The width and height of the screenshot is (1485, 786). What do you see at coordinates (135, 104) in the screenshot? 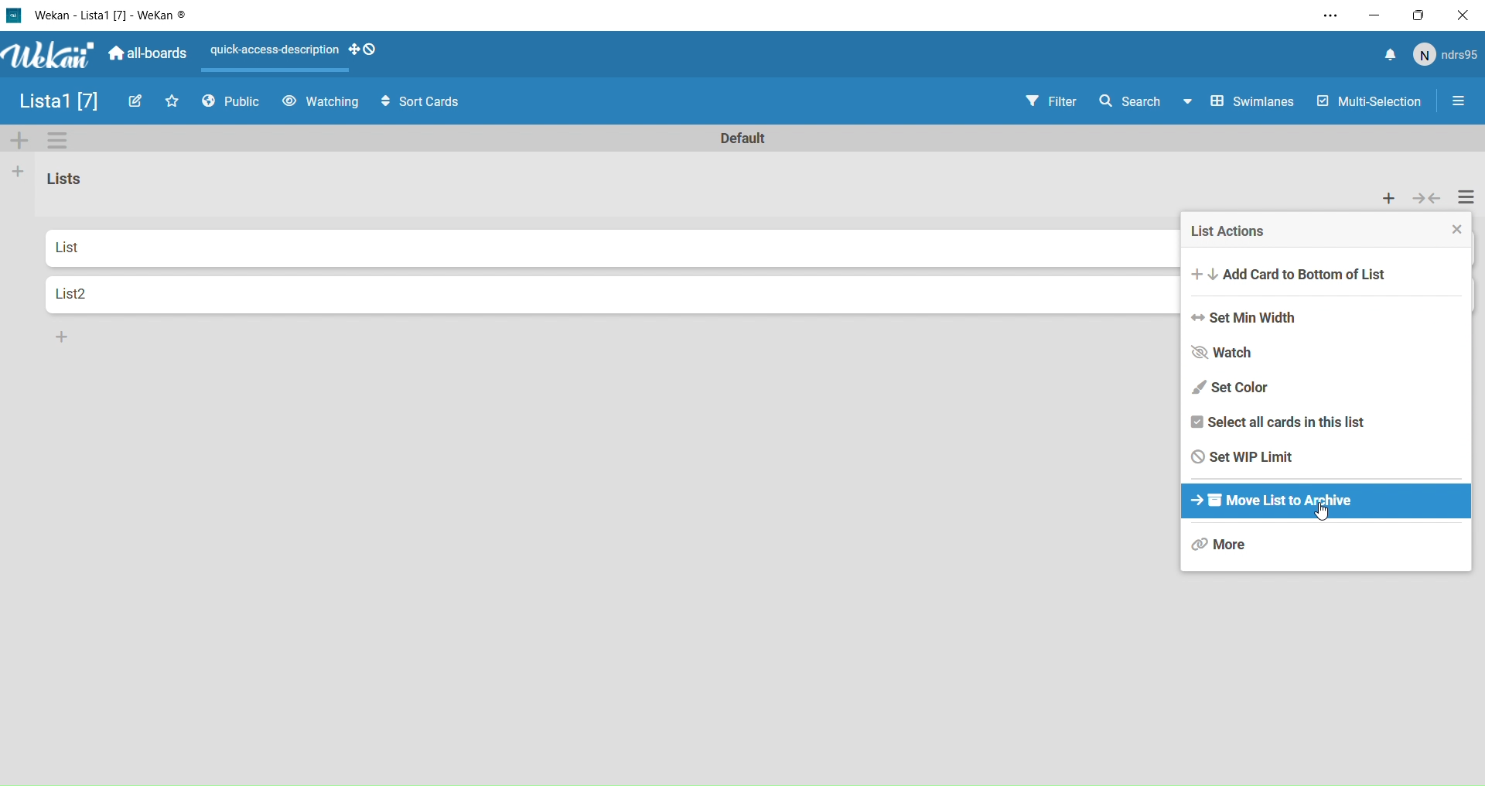
I see `Edit` at bounding box center [135, 104].